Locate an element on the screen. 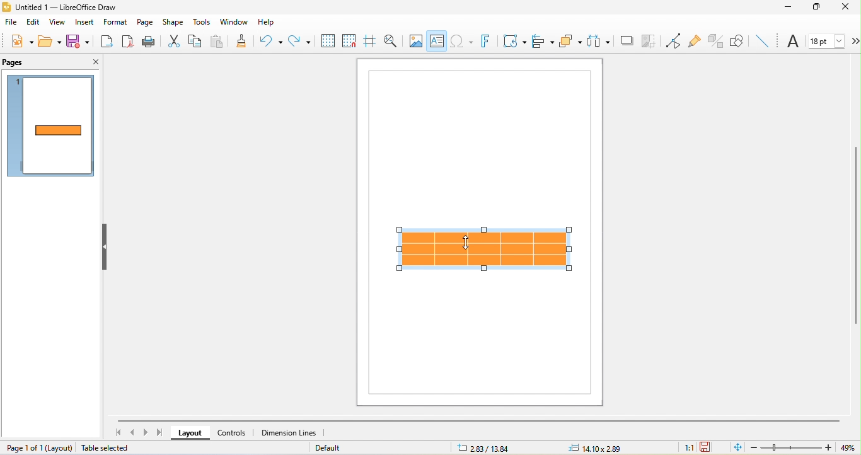 This screenshot has height=455, width=861. redo is located at coordinates (298, 40).